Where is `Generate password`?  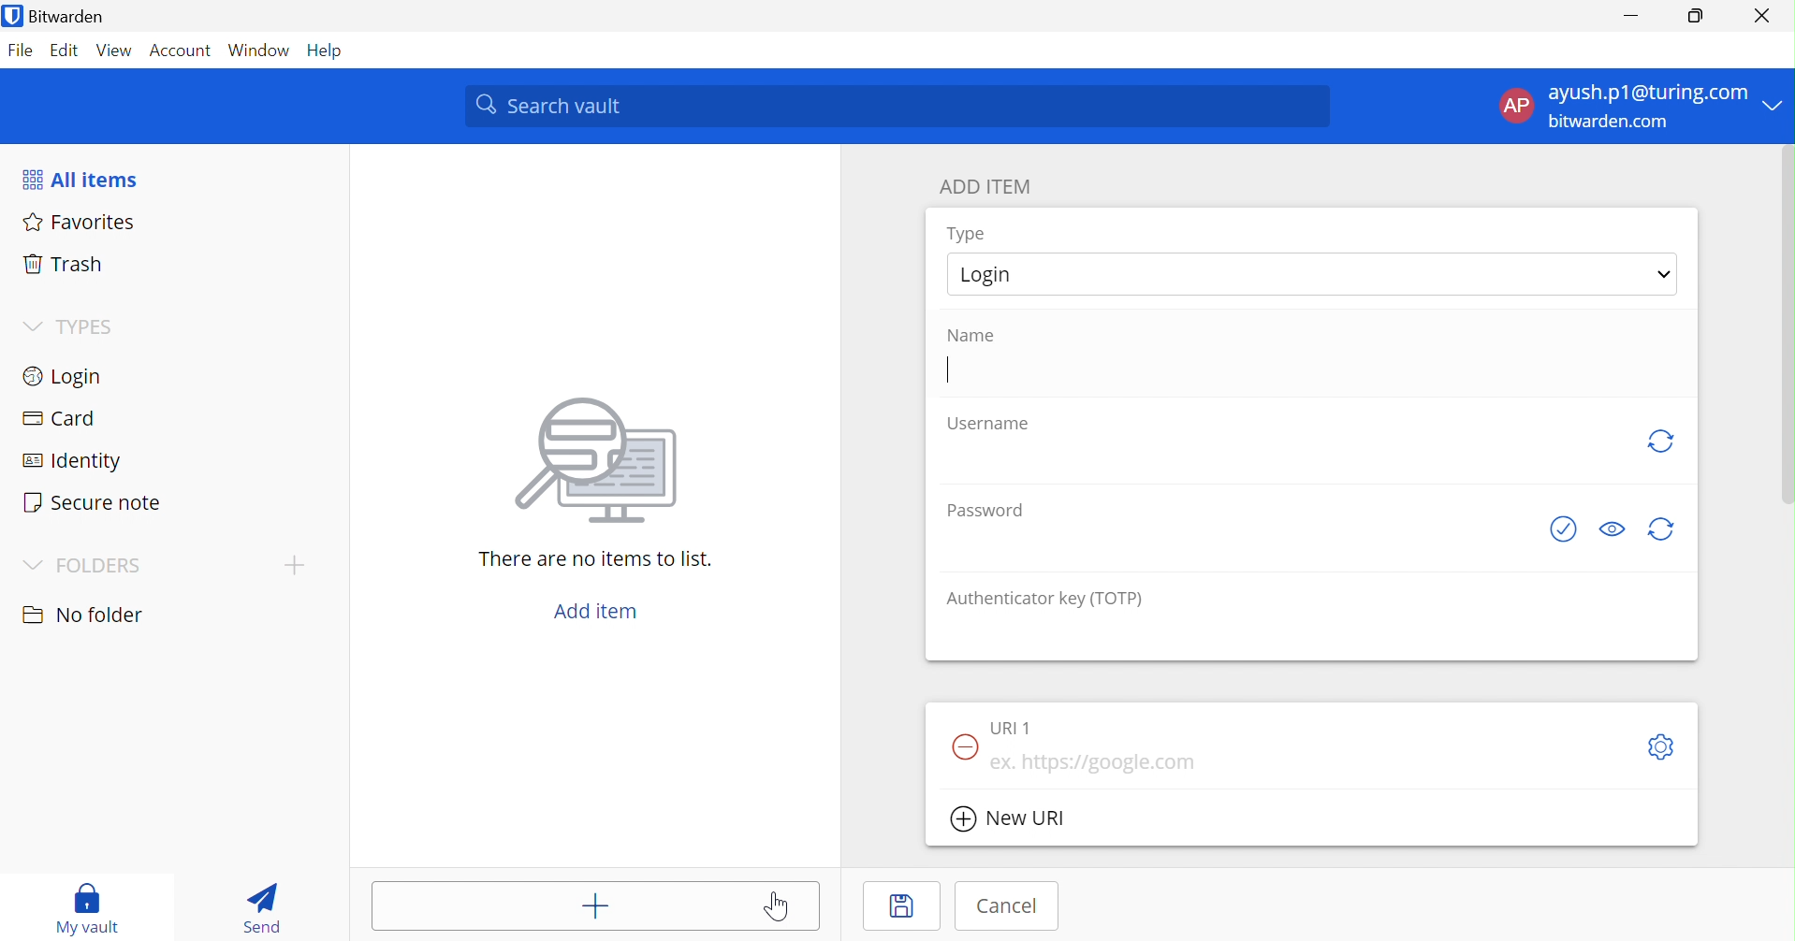 Generate password is located at coordinates (1659, 529).